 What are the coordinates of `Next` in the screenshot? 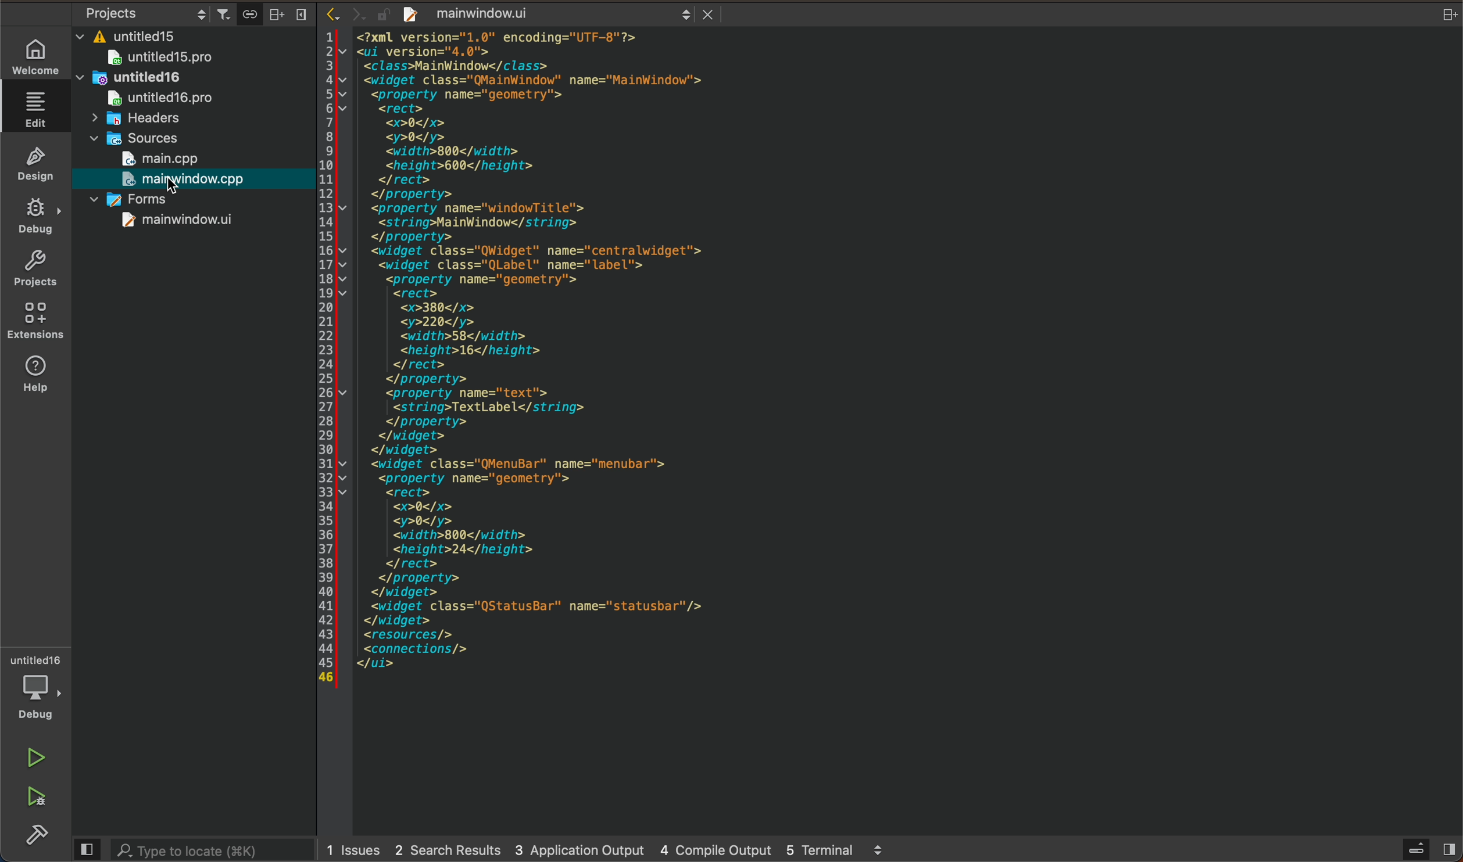 It's located at (357, 13).